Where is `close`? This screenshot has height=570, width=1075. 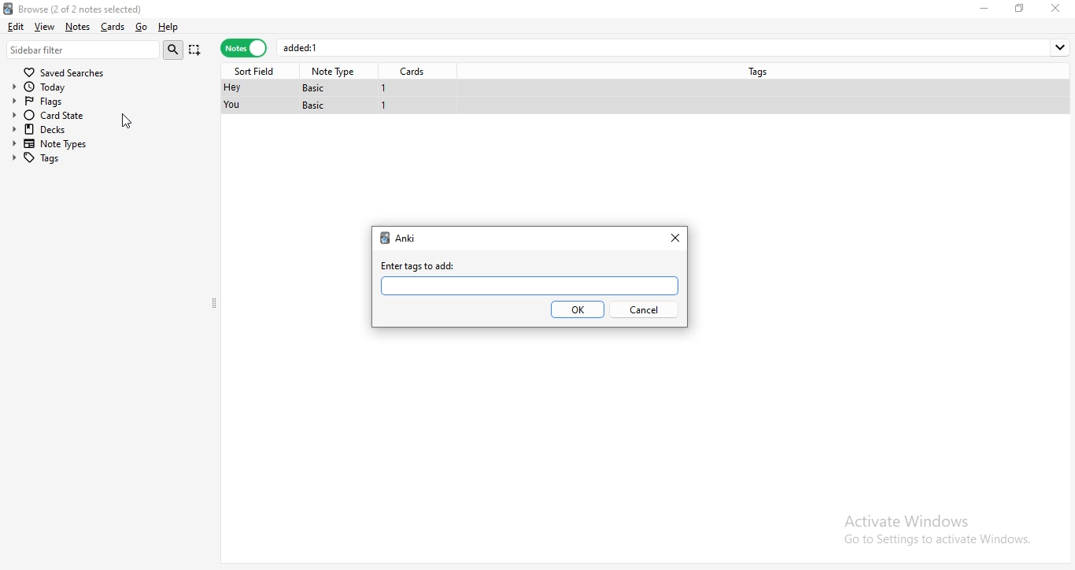 close is located at coordinates (678, 236).